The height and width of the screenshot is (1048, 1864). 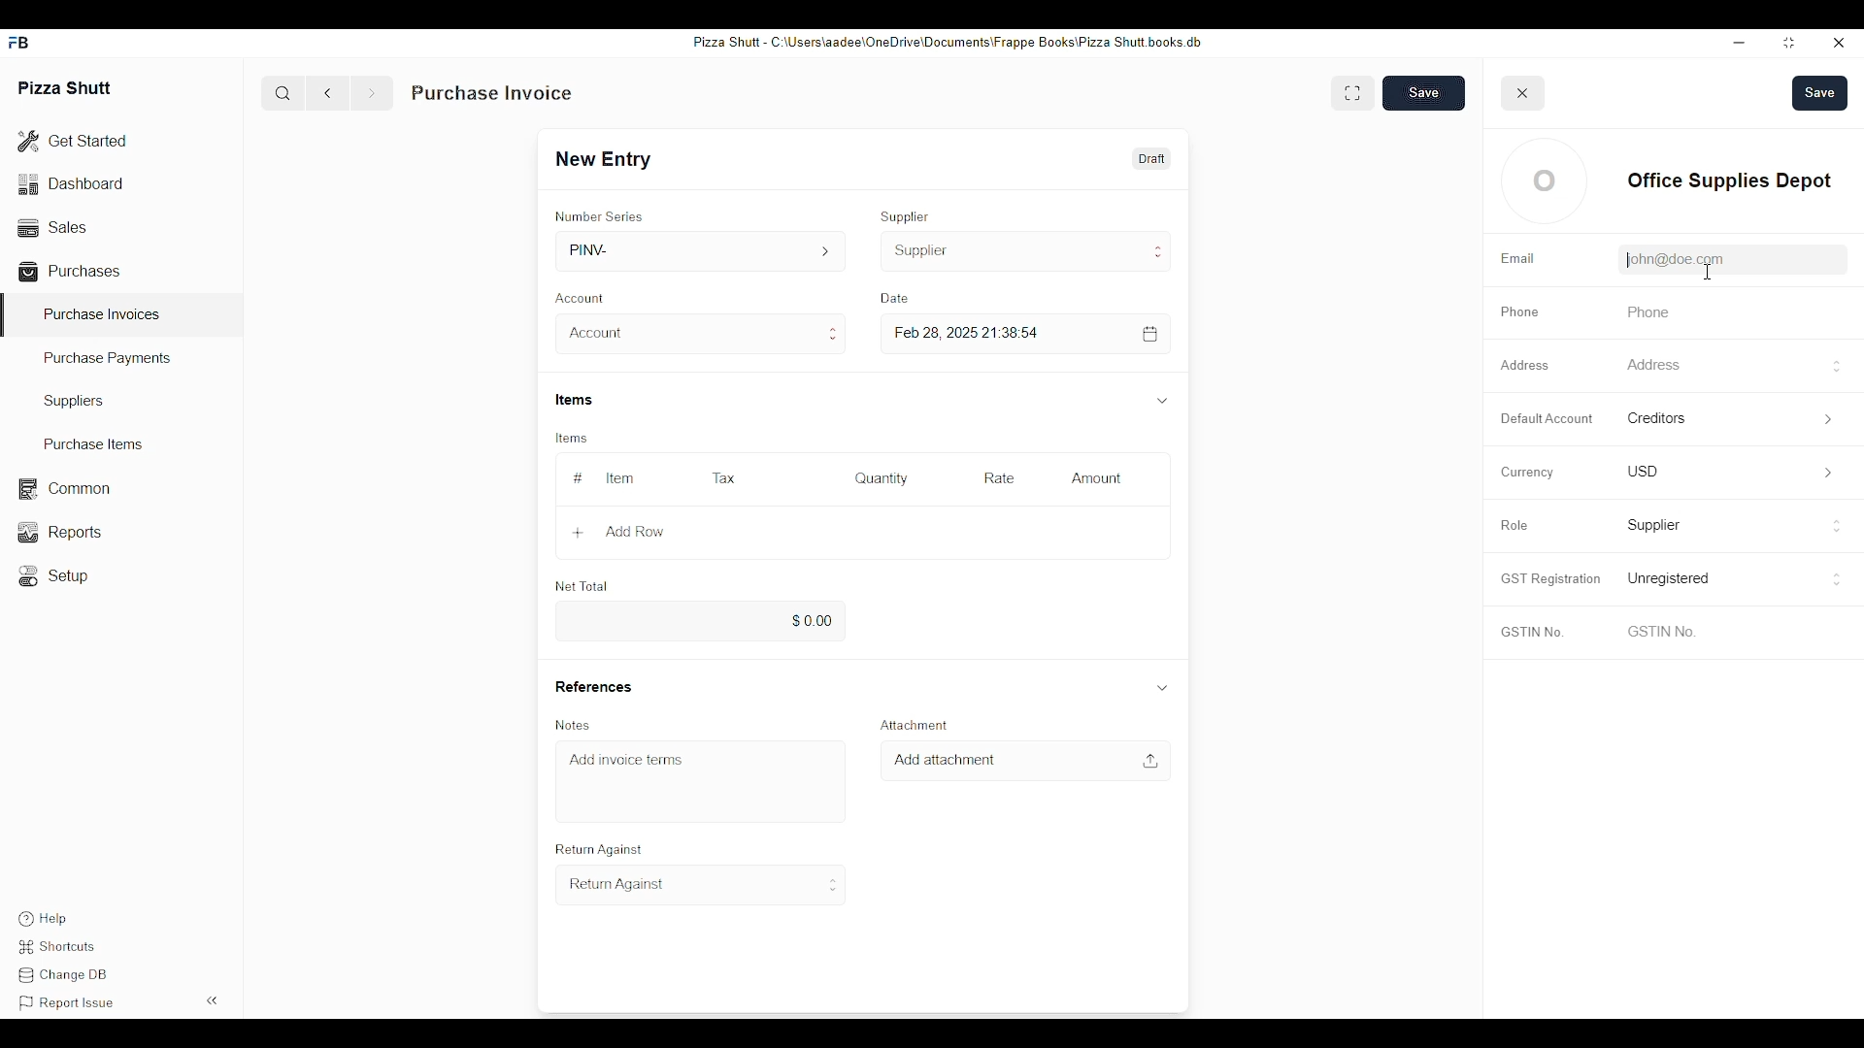 I want to click on Purchase Payments, so click(x=109, y=359).